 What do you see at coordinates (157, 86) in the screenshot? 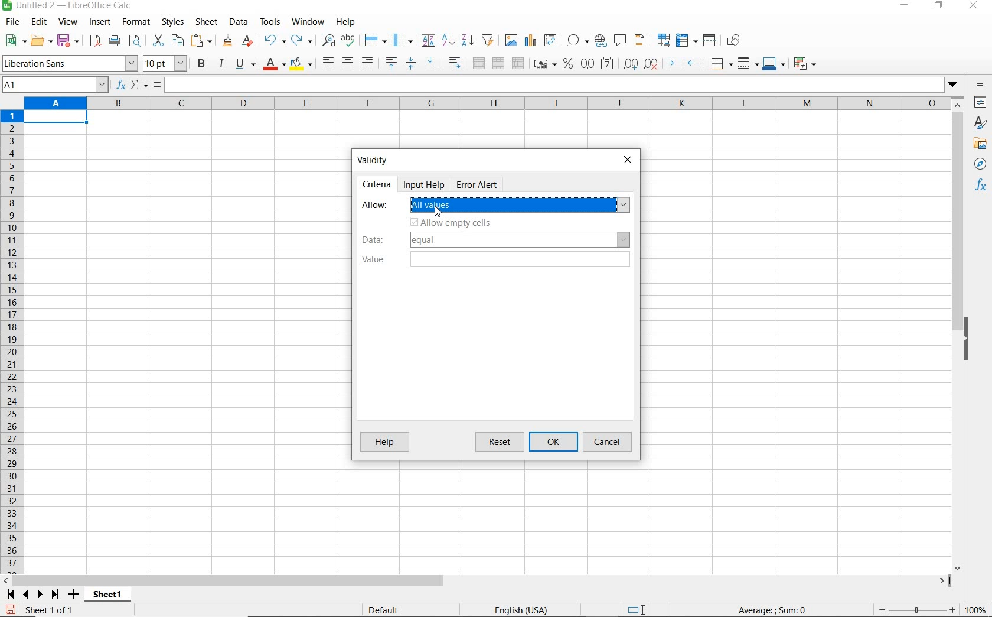
I see `formula` at bounding box center [157, 86].